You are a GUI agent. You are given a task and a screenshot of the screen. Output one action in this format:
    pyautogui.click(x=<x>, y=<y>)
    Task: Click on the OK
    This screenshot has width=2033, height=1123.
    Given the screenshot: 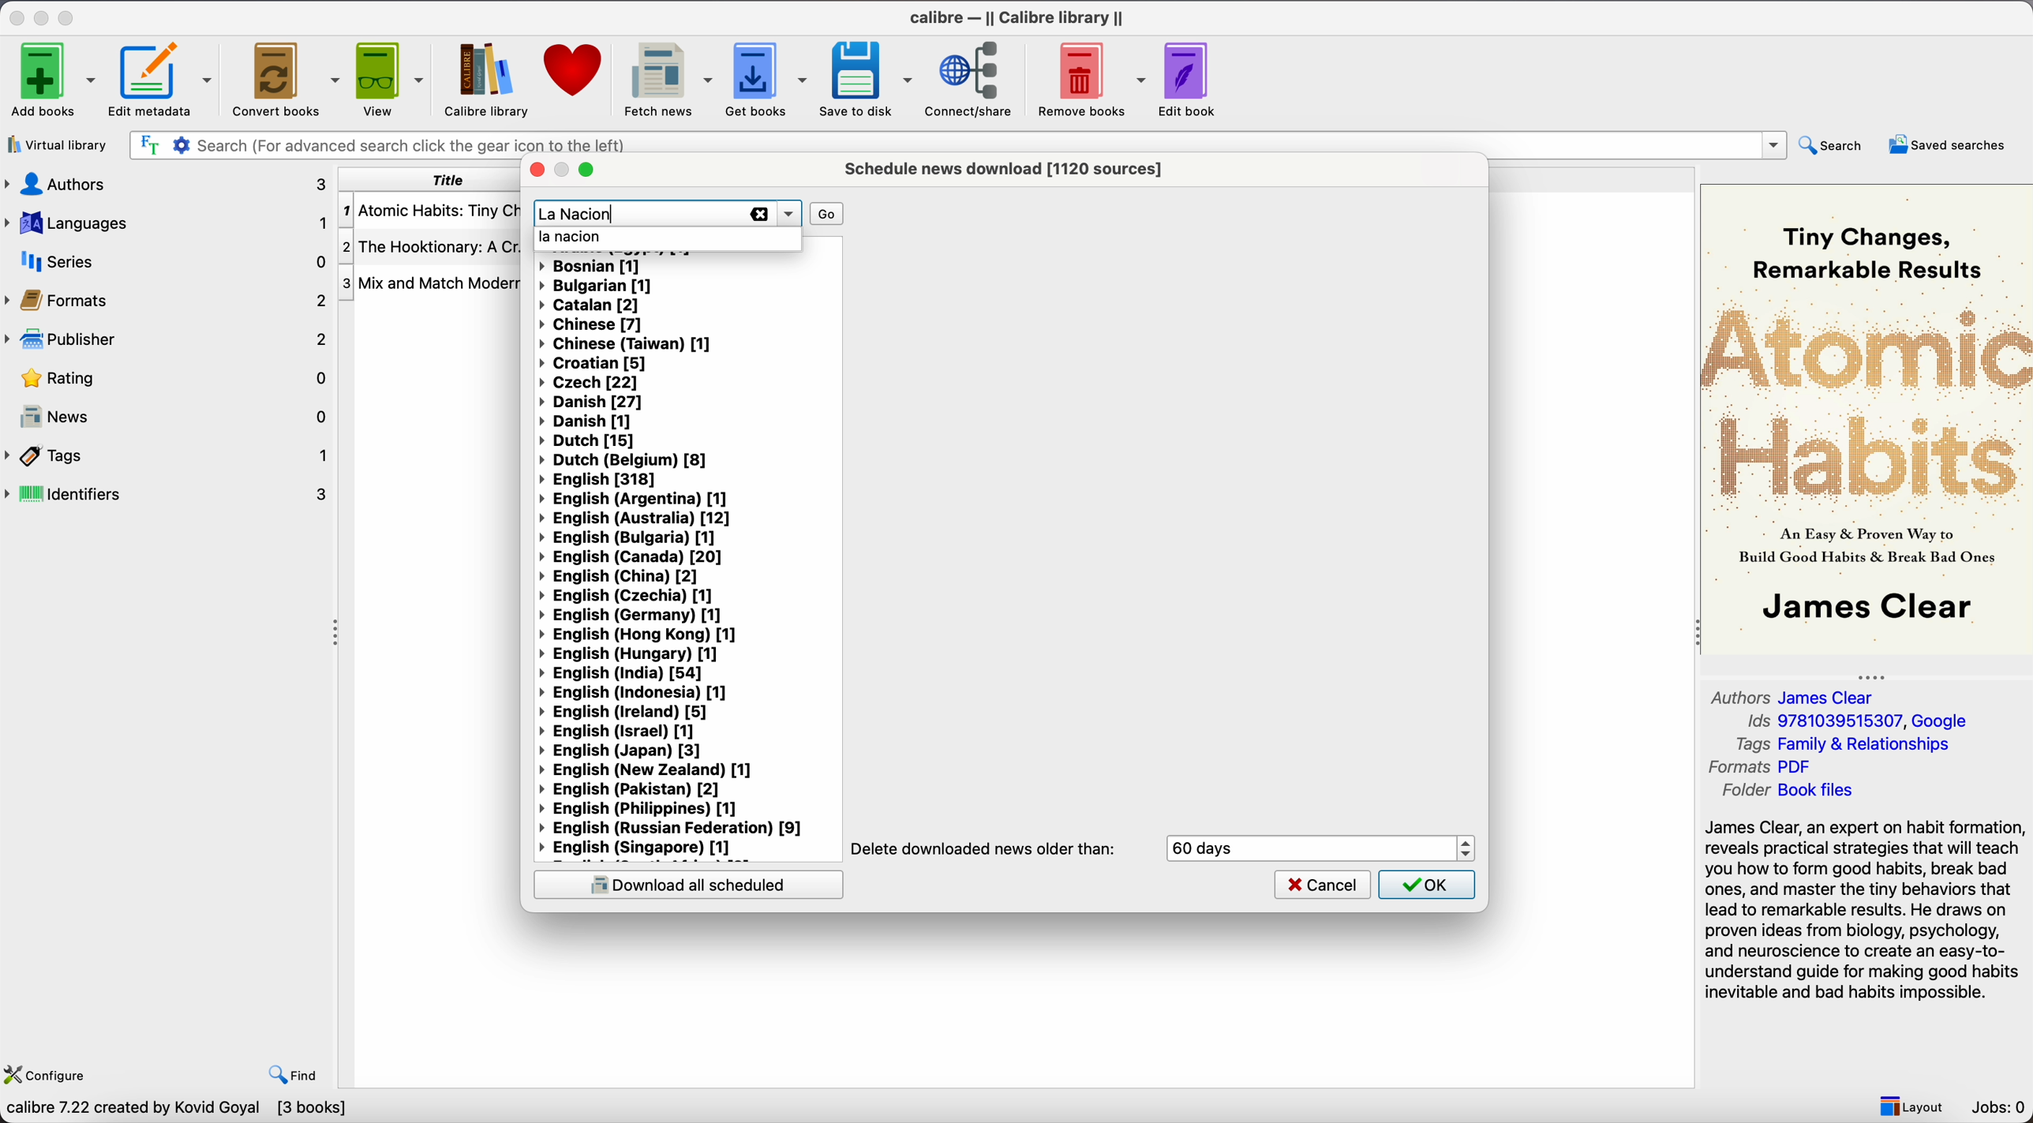 What is the action you would take?
    pyautogui.click(x=1427, y=885)
    